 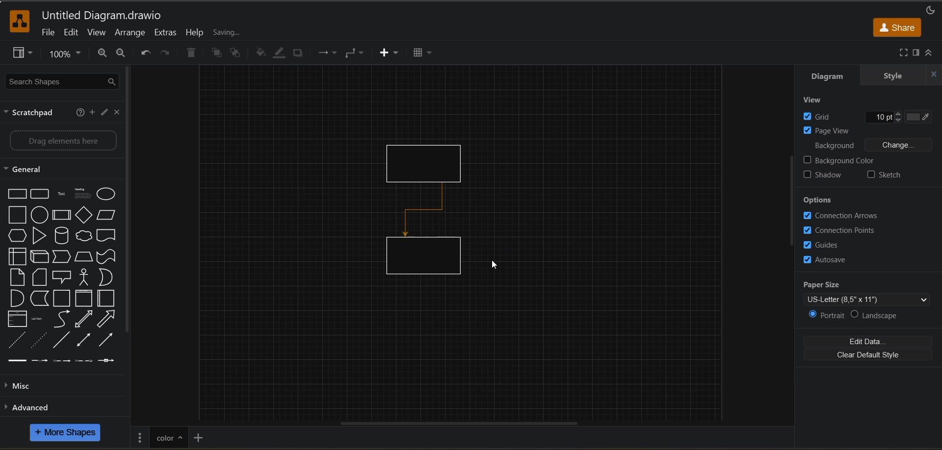 What do you see at coordinates (426, 54) in the screenshot?
I see `table` at bounding box center [426, 54].